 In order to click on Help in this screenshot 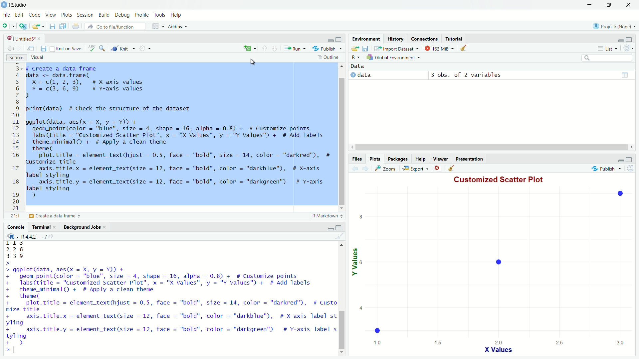, I will do `click(176, 15)`.